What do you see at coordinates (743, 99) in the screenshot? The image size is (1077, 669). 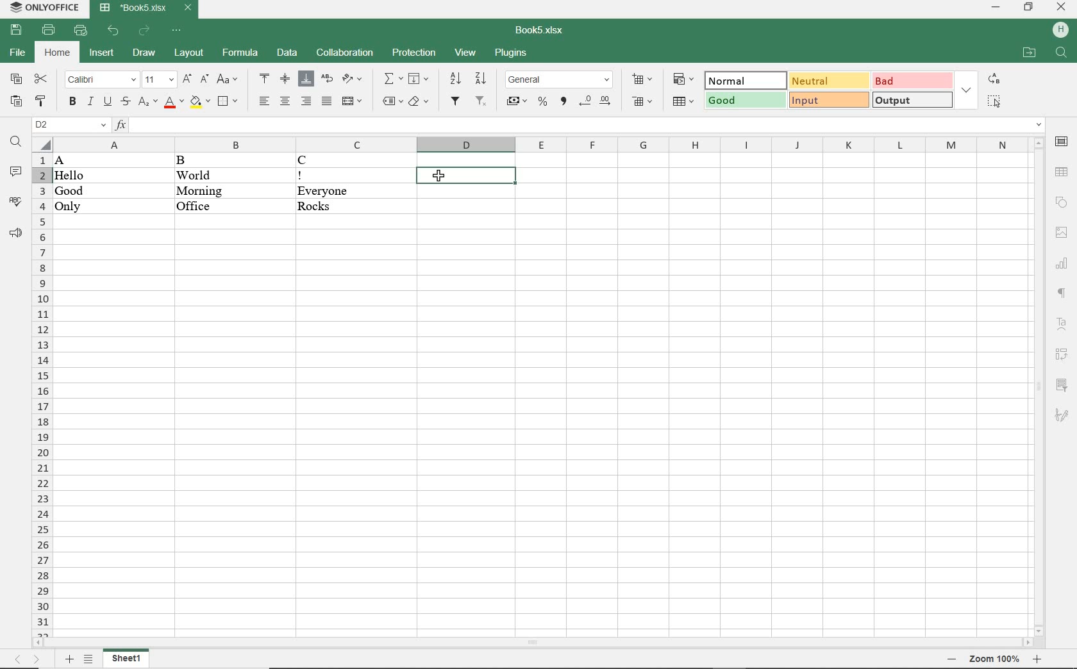 I see `GOOD` at bounding box center [743, 99].